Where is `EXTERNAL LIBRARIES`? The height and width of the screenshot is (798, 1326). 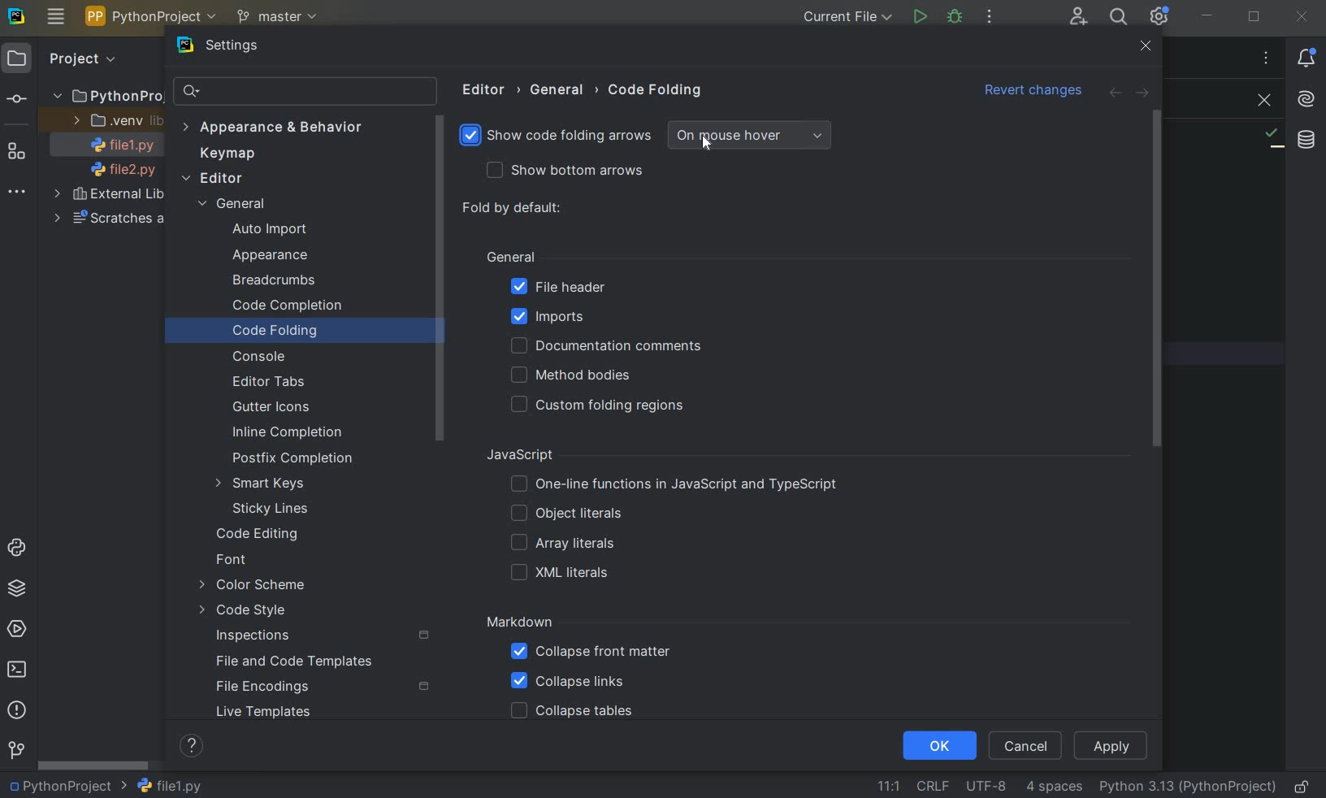 EXTERNAL LIBRARIES is located at coordinates (110, 196).